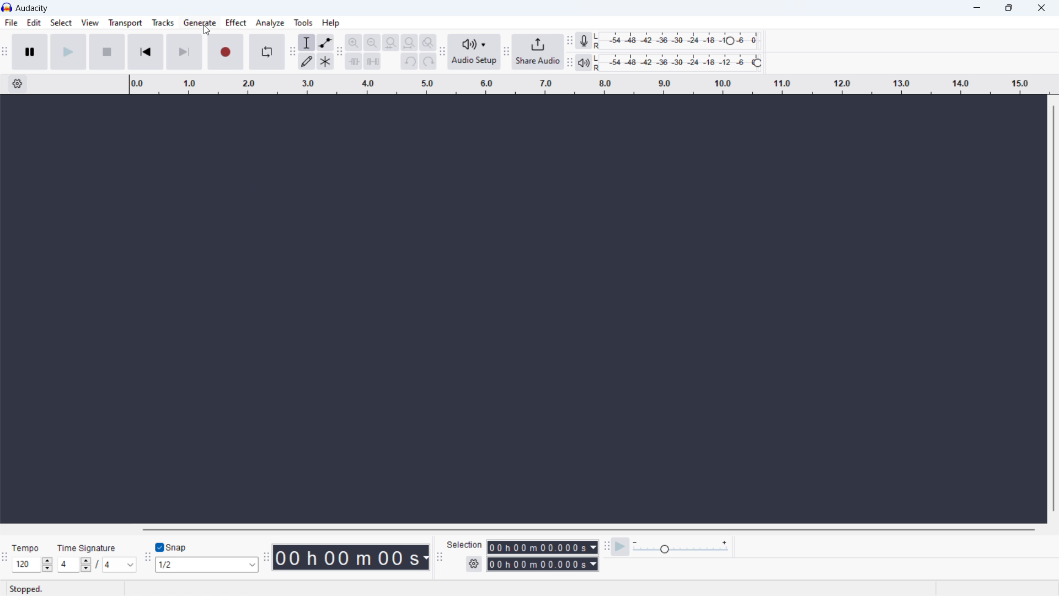 This screenshot has width=1059, height=596. Describe the element at coordinates (33, 8) in the screenshot. I see `title` at that location.